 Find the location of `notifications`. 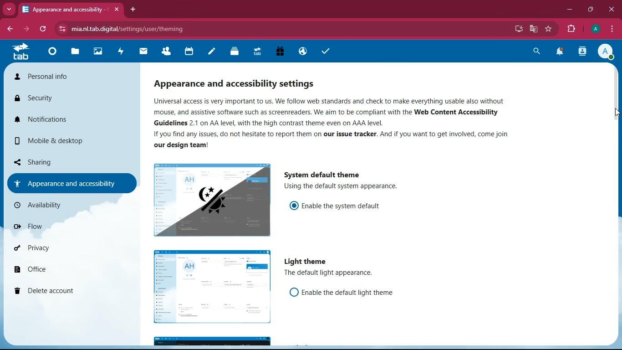

notifications is located at coordinates (561, 52).